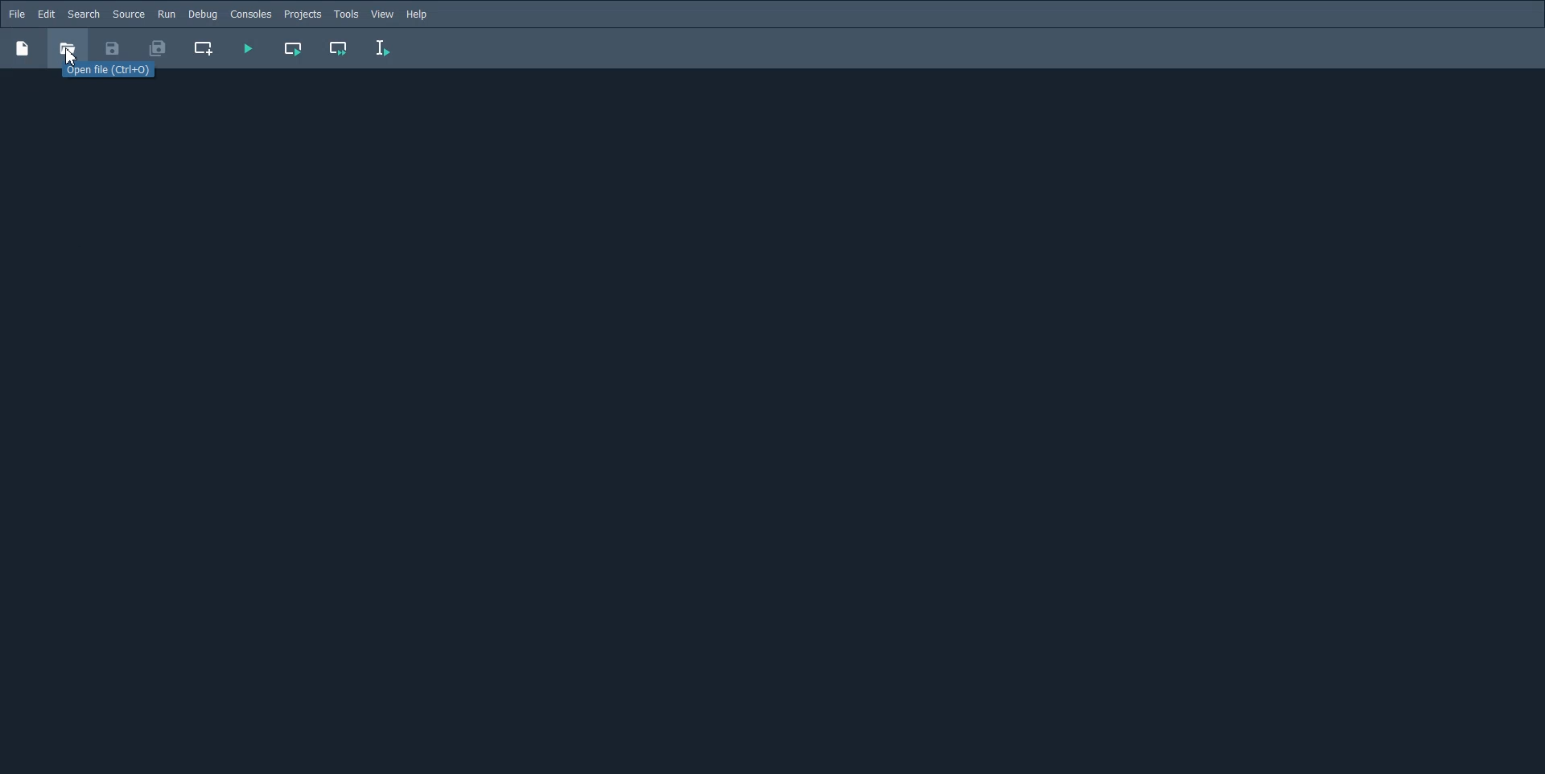 The width and height of the screenshot is (1545, 774). What do you see at coordinates (67, 48) in the screenshot?
I see `` at bounding box center [67, 48].